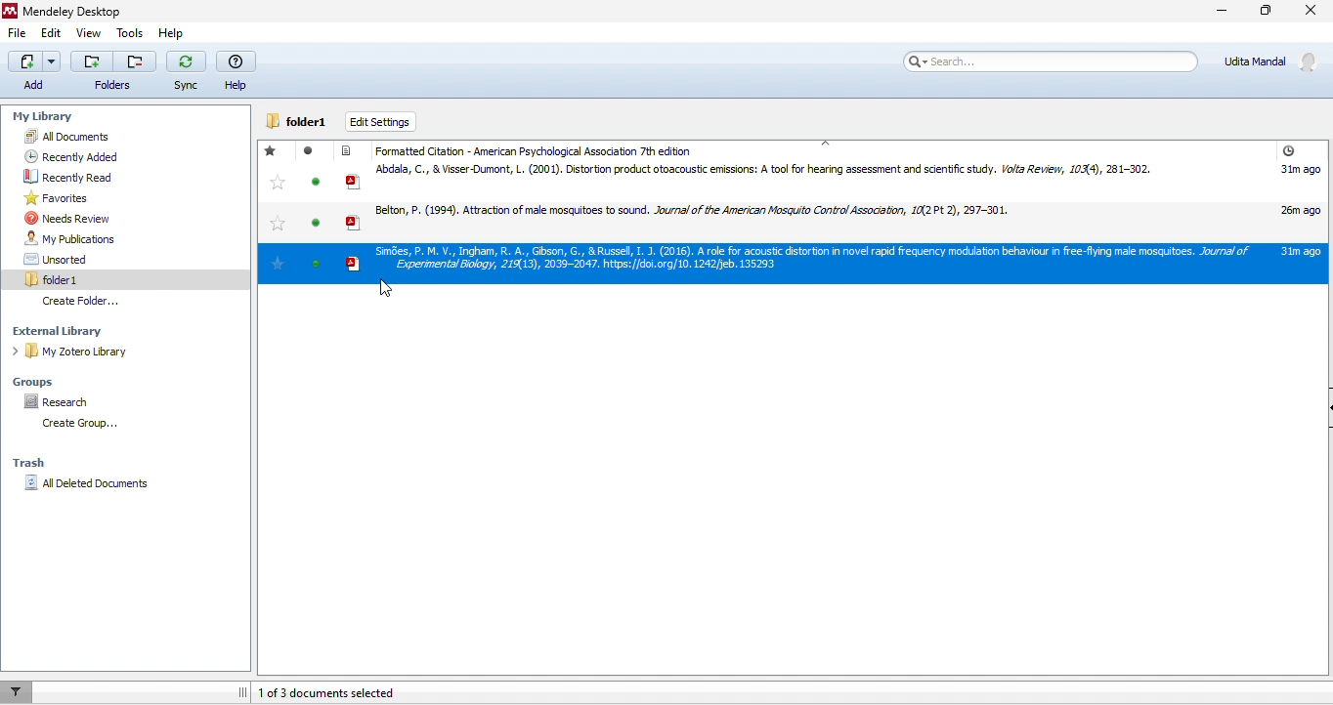 The width and height of the screenshot is (1333, 705). What do you see at coordinates (17, 33) in the screenshot?
I see `file` at bounding box center [17, 33].